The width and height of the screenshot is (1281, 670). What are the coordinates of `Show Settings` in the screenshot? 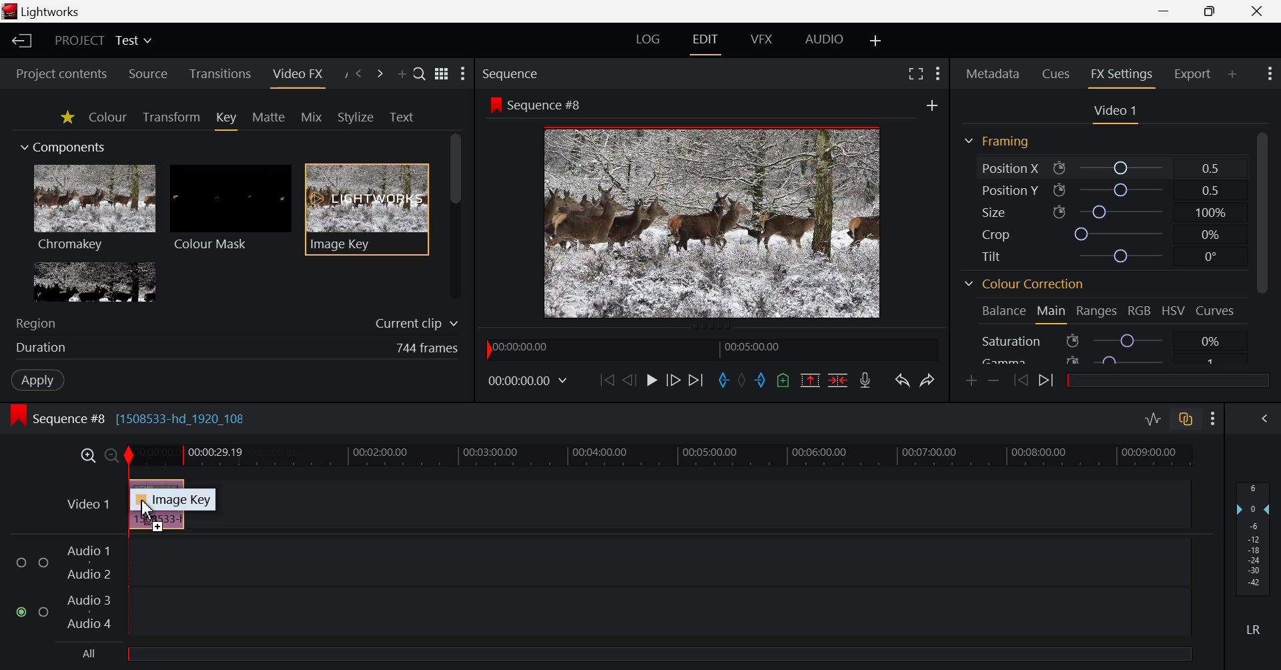 It's located at (466, 77).